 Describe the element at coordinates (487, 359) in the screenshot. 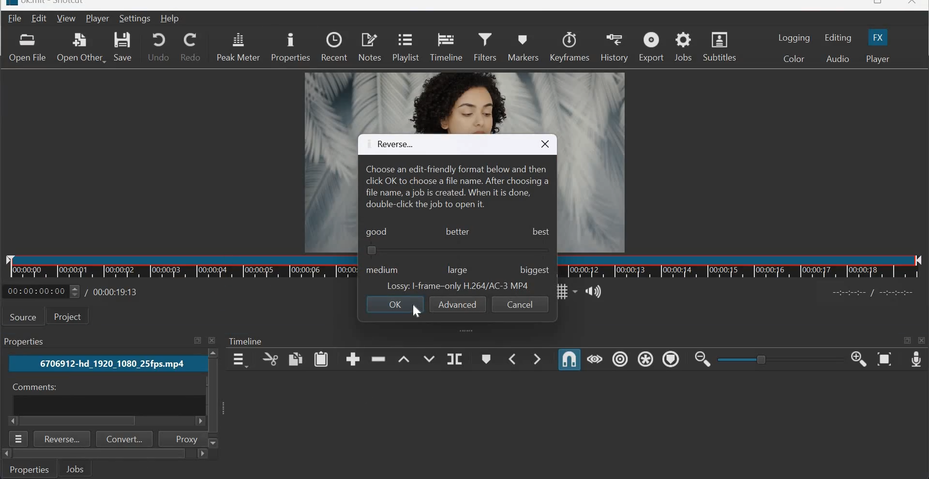

I see `Create/edit marker` at that location.